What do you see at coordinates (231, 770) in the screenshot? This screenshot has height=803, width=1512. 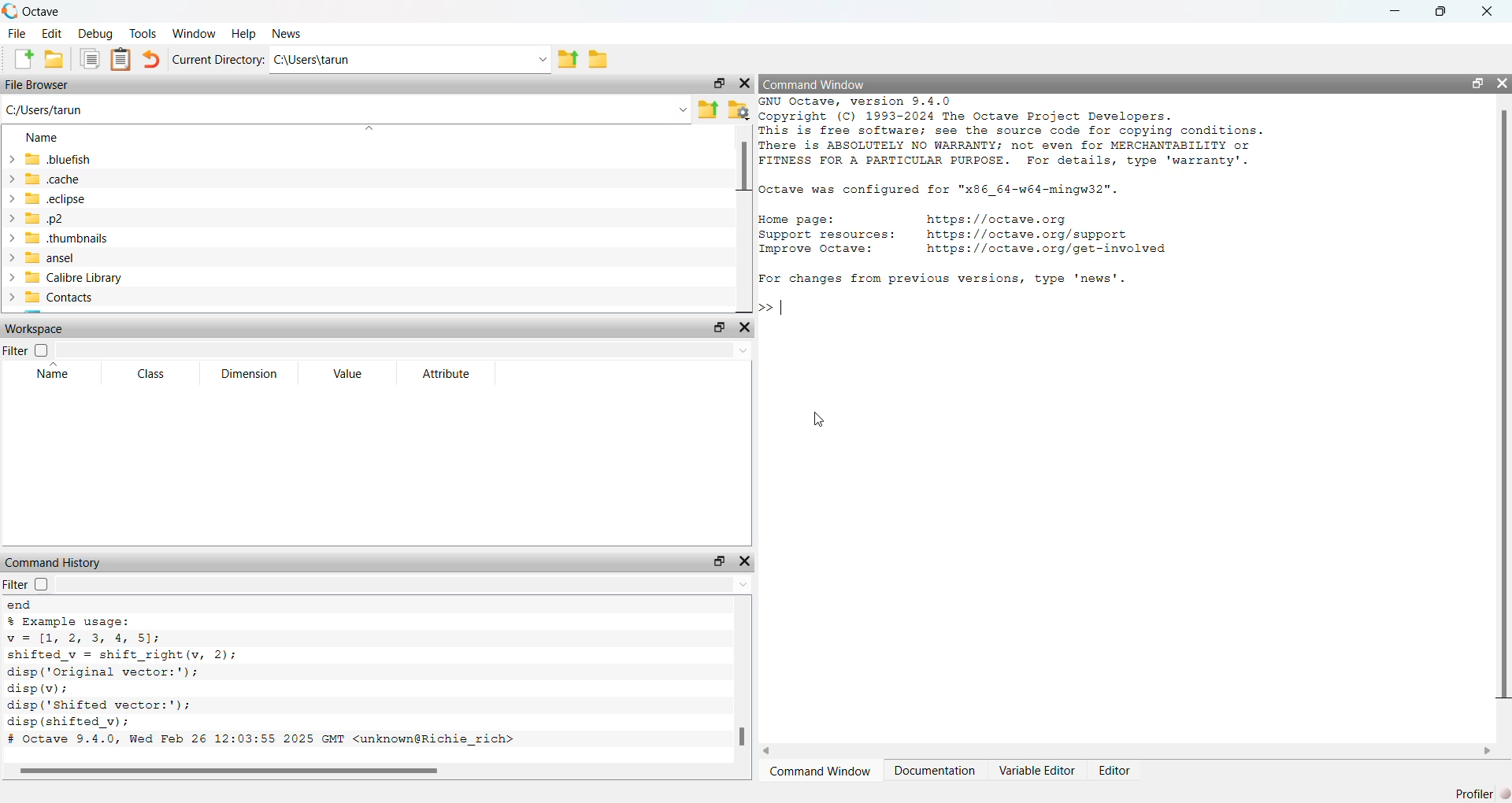 I see `scrollbar` at bounding box center [231, 770].